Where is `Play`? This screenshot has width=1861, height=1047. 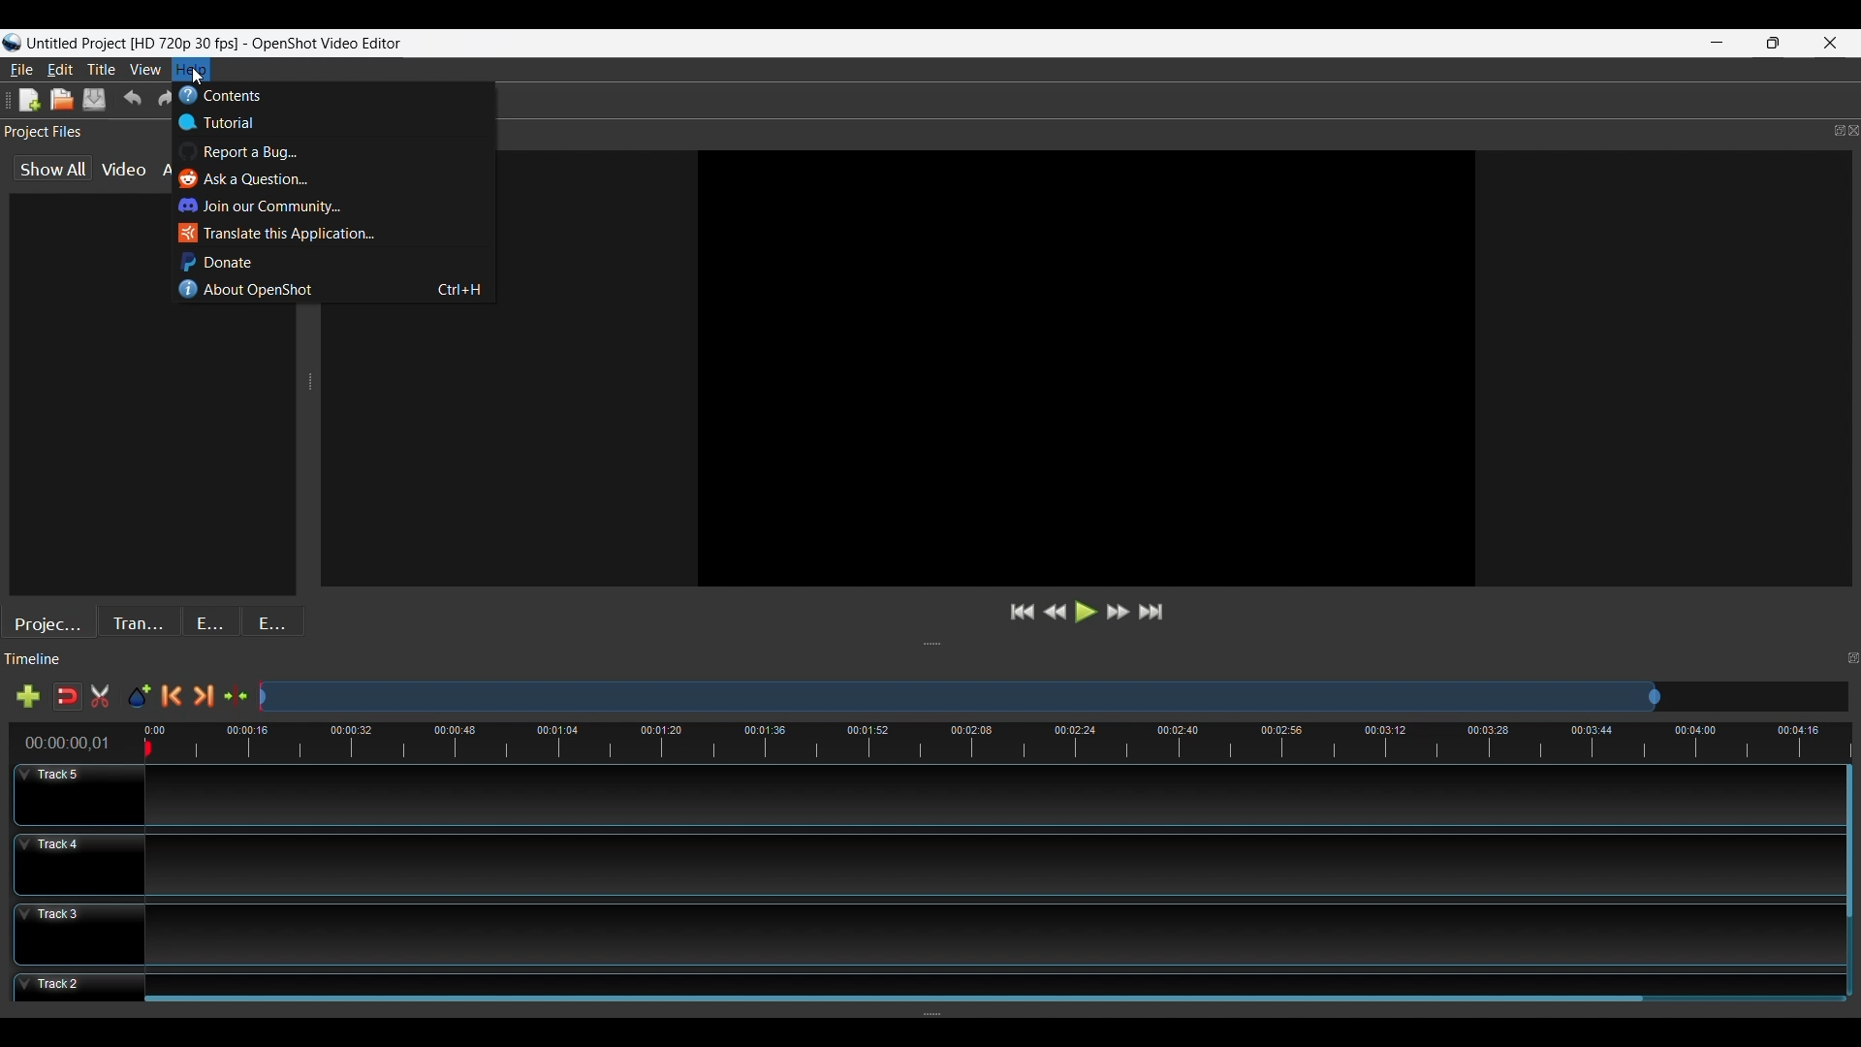
Play is located at coordinates (1086, 612).